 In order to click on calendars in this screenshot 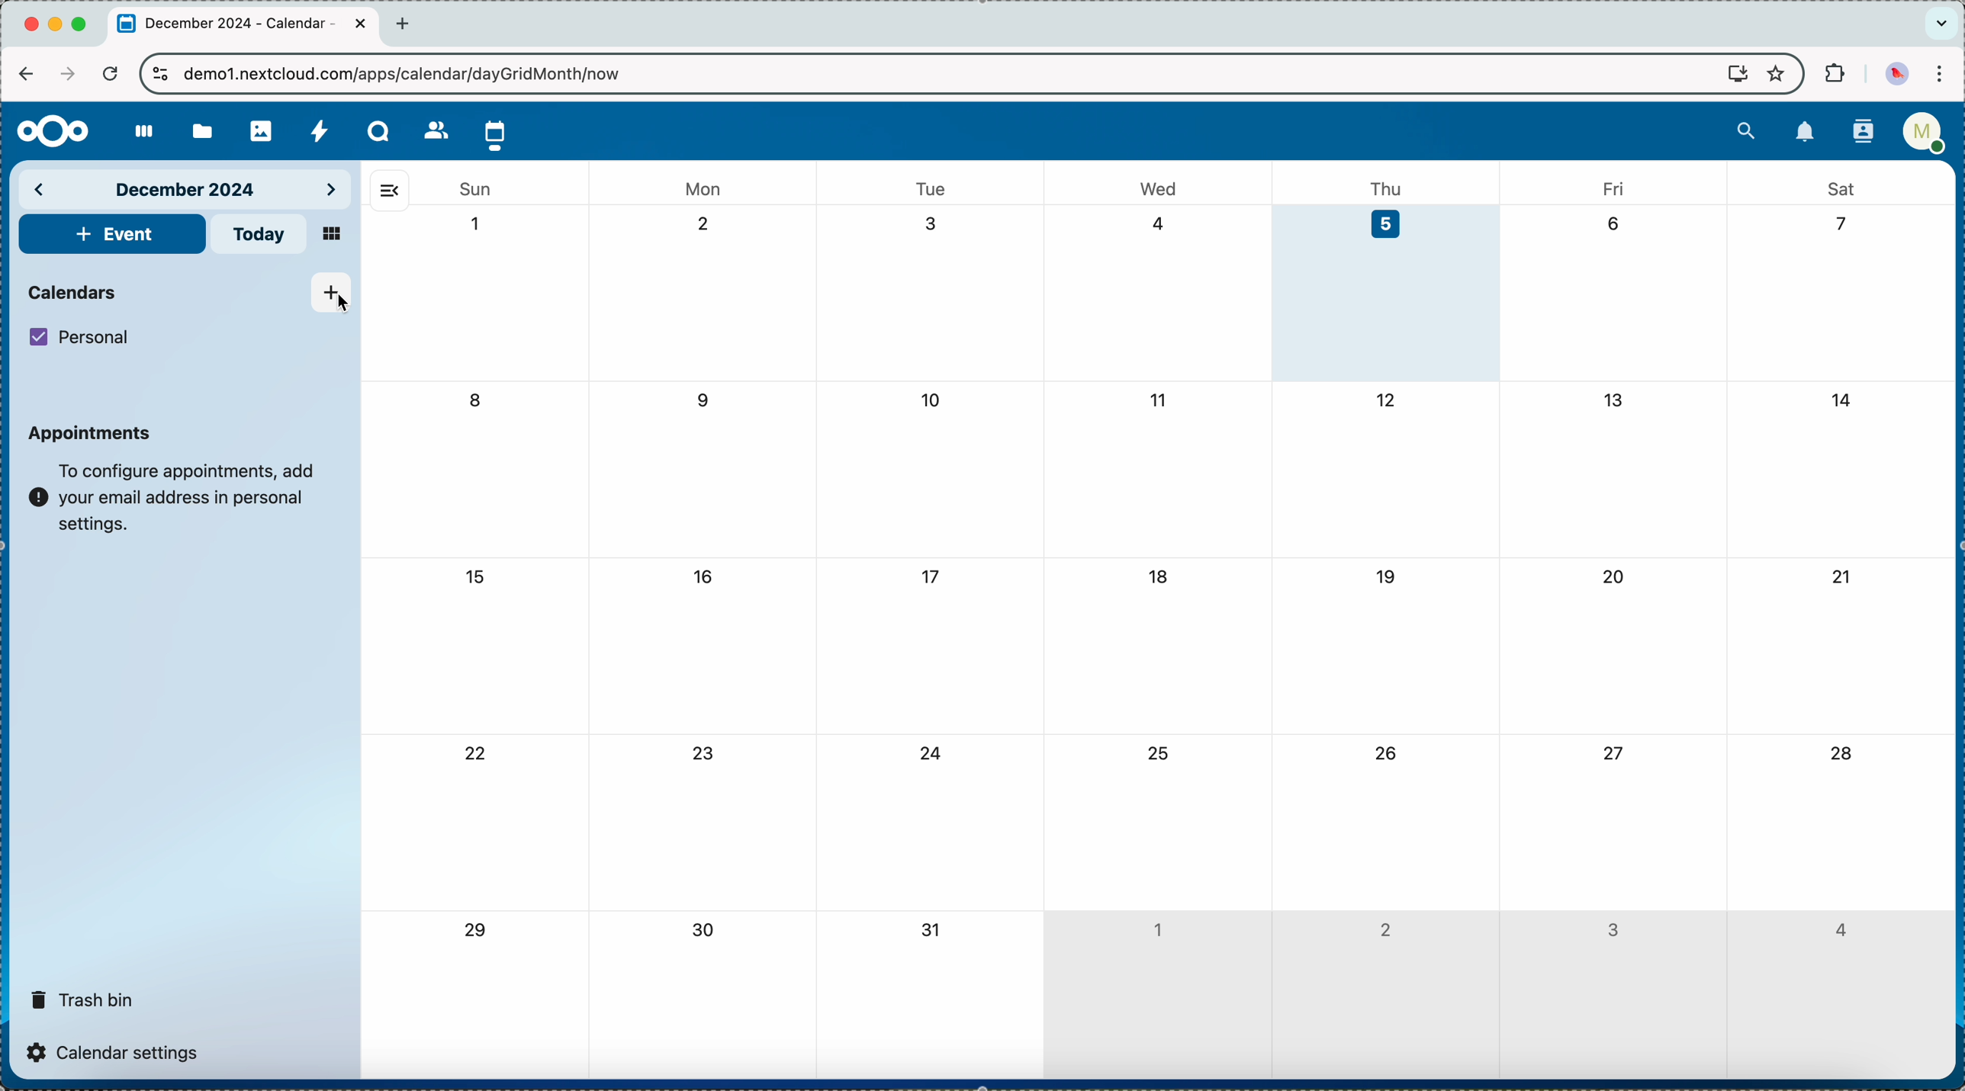, I will do `click(75, 290)`.